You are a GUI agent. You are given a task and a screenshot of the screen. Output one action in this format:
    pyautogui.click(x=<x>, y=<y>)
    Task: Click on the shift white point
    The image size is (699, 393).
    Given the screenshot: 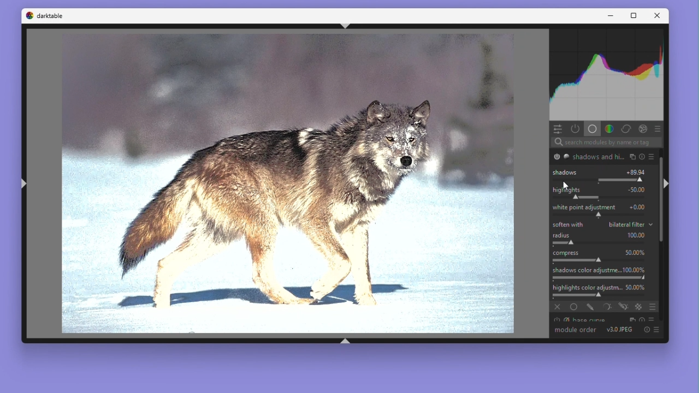 What is the action you would take?
    pyautogui.click(x=598, y=216)
    